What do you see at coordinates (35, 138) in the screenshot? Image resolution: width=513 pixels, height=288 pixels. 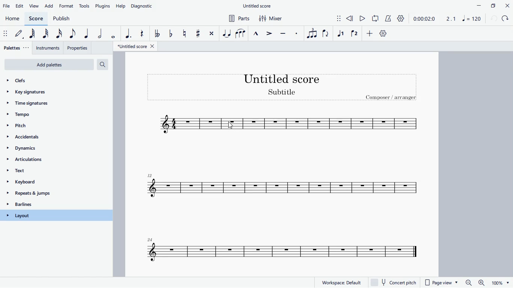 I see `accidentals` at bounding box center [35, 138].